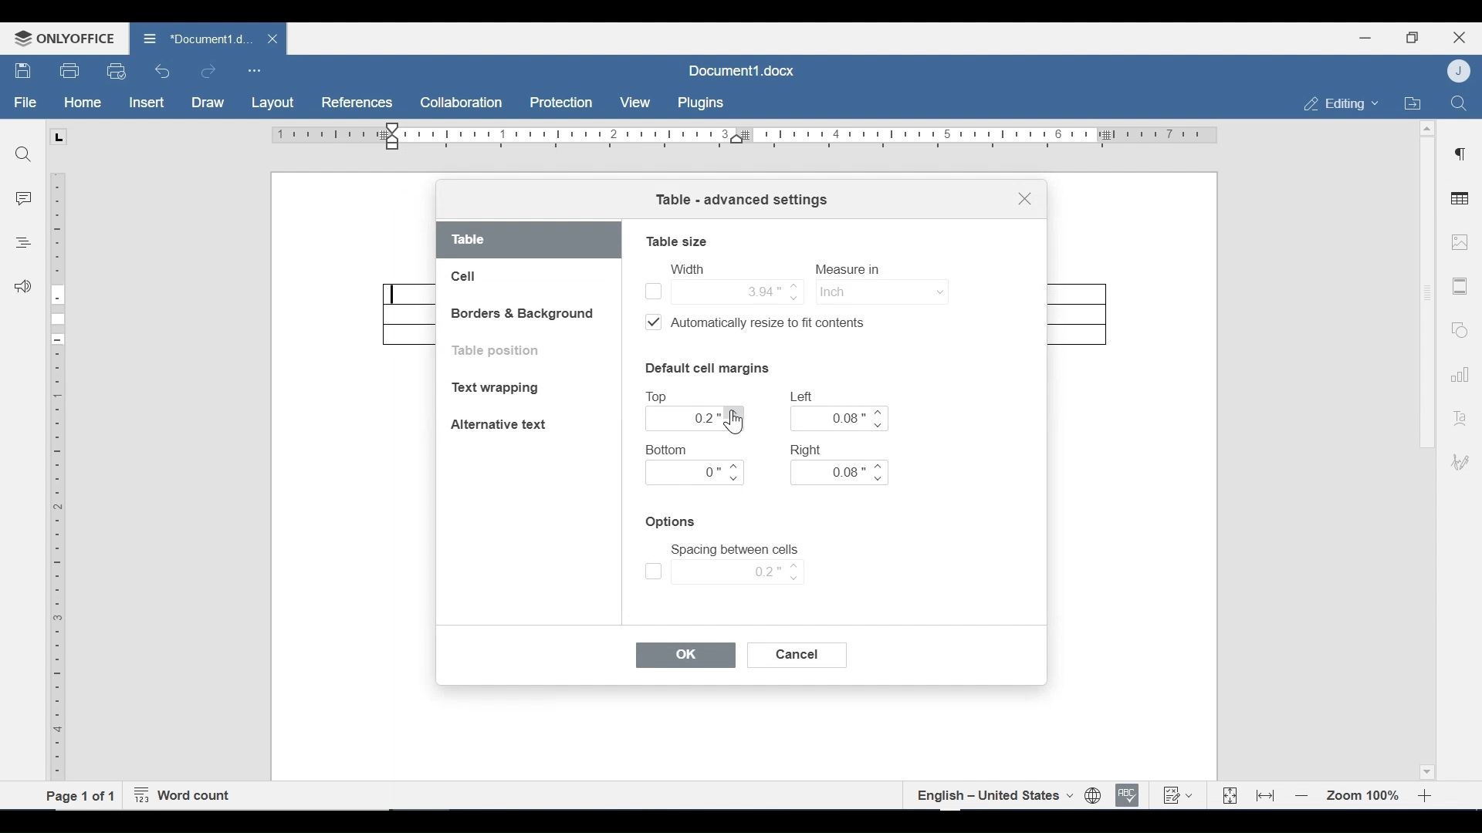 The height and width of the screenshot is (833, 1482). What do you see at coordinates (1458, 415) in the screenshot?
I see `Text Art` at bounding box center [1458, 415].